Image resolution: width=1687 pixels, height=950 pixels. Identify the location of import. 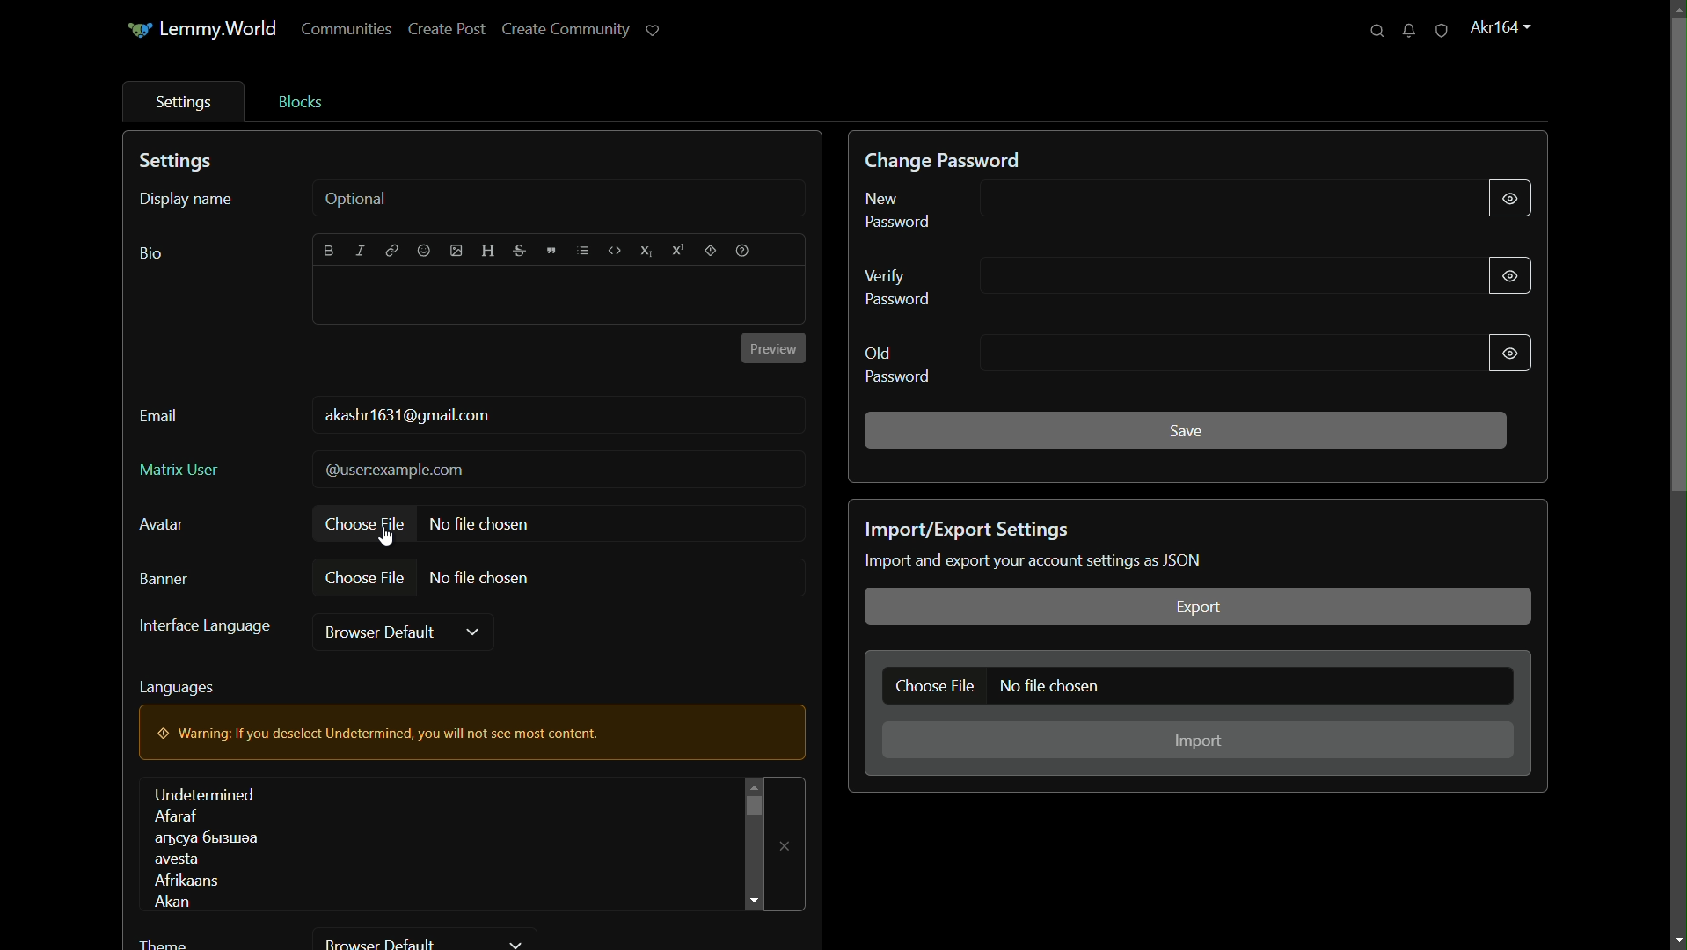
(1200, 742).